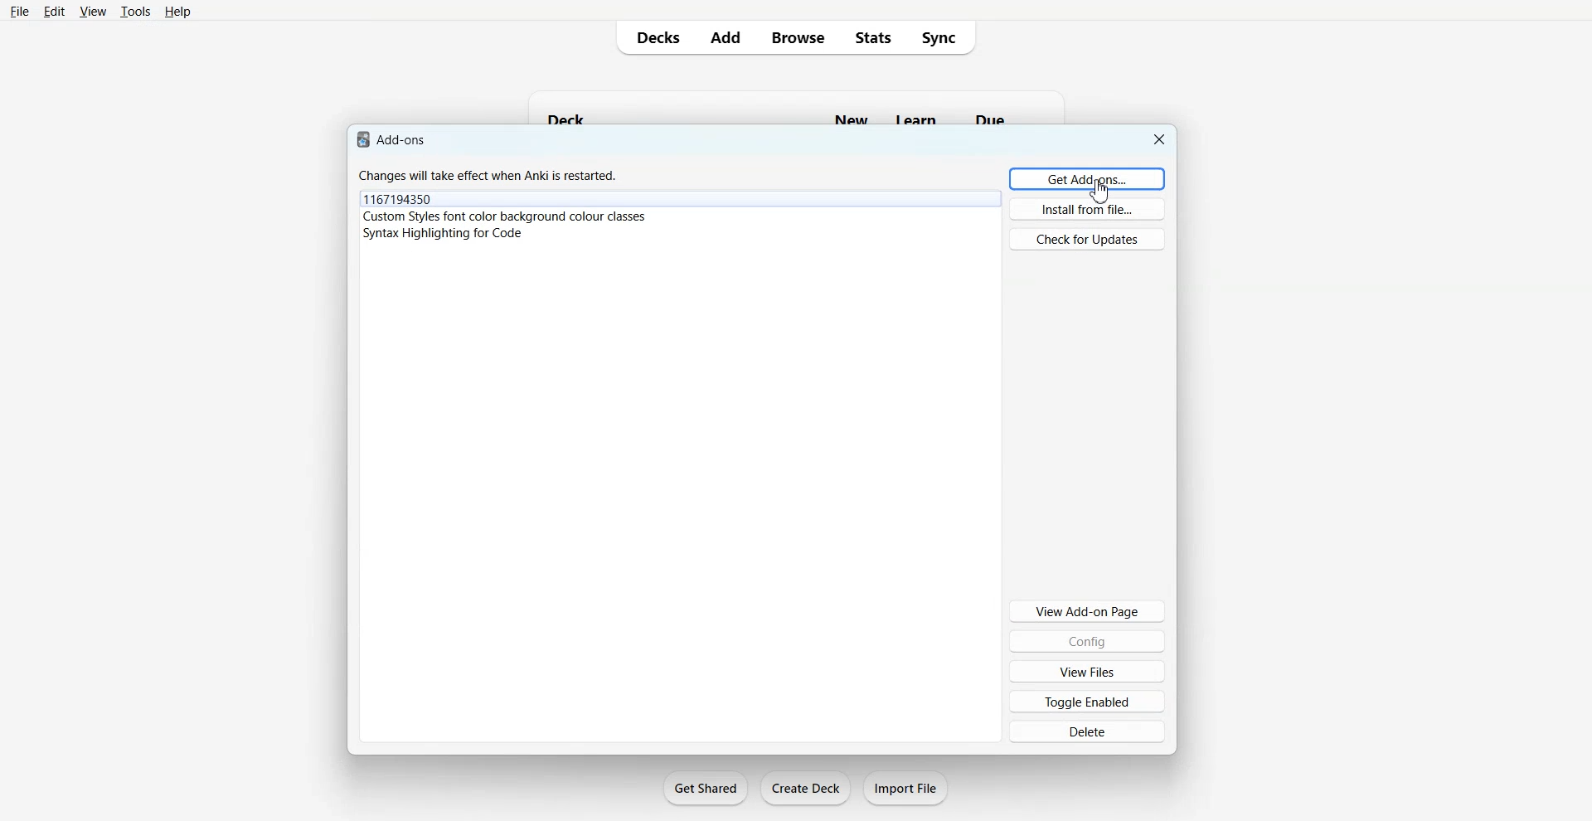 The image size is (1592, 821). Describe the element at coordinates (873, 38) in the screenshot. I see `Stats` at that location.